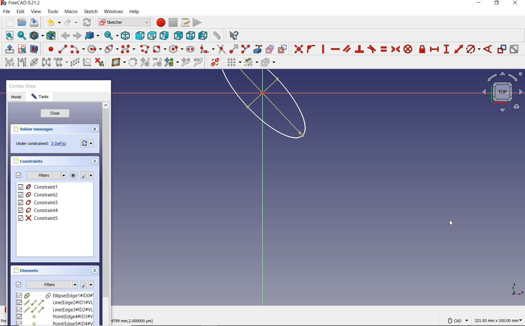 This screenshot has height=326, width=525. Describe the element at coordinates (8, 36) in the screenshot. I see `fit all` at that location.